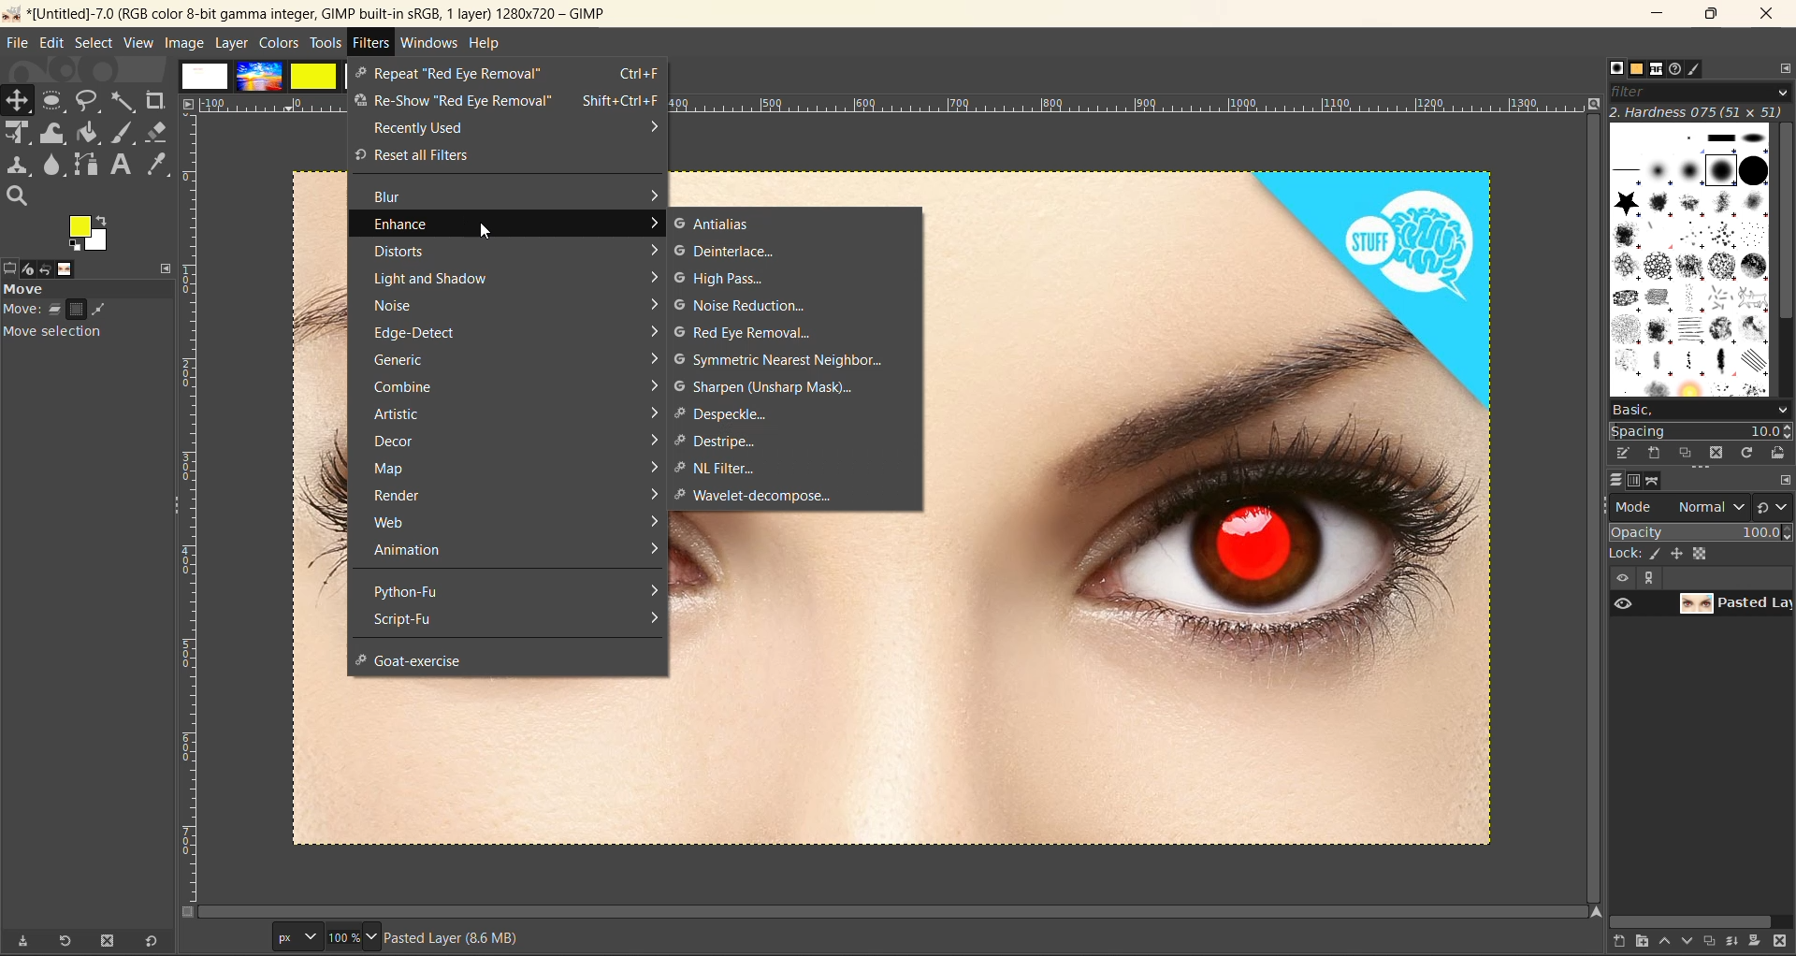 Image resolution: width=1796 pixels, height=956 pixels. What do you see at coordinates (429, 43) in the screenshot?
I see `windows` at bounding box center [429, 43].